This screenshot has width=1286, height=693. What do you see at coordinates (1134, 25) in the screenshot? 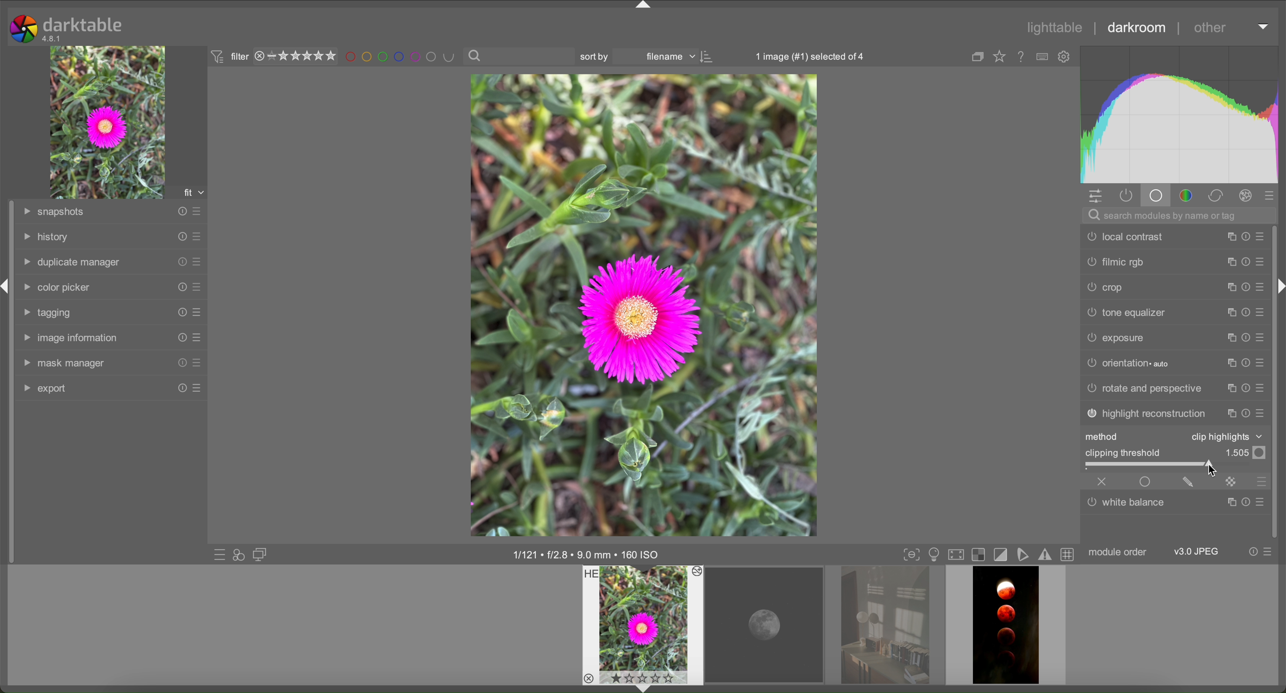
I see `darkroom` at bounding box center [1134, 25].